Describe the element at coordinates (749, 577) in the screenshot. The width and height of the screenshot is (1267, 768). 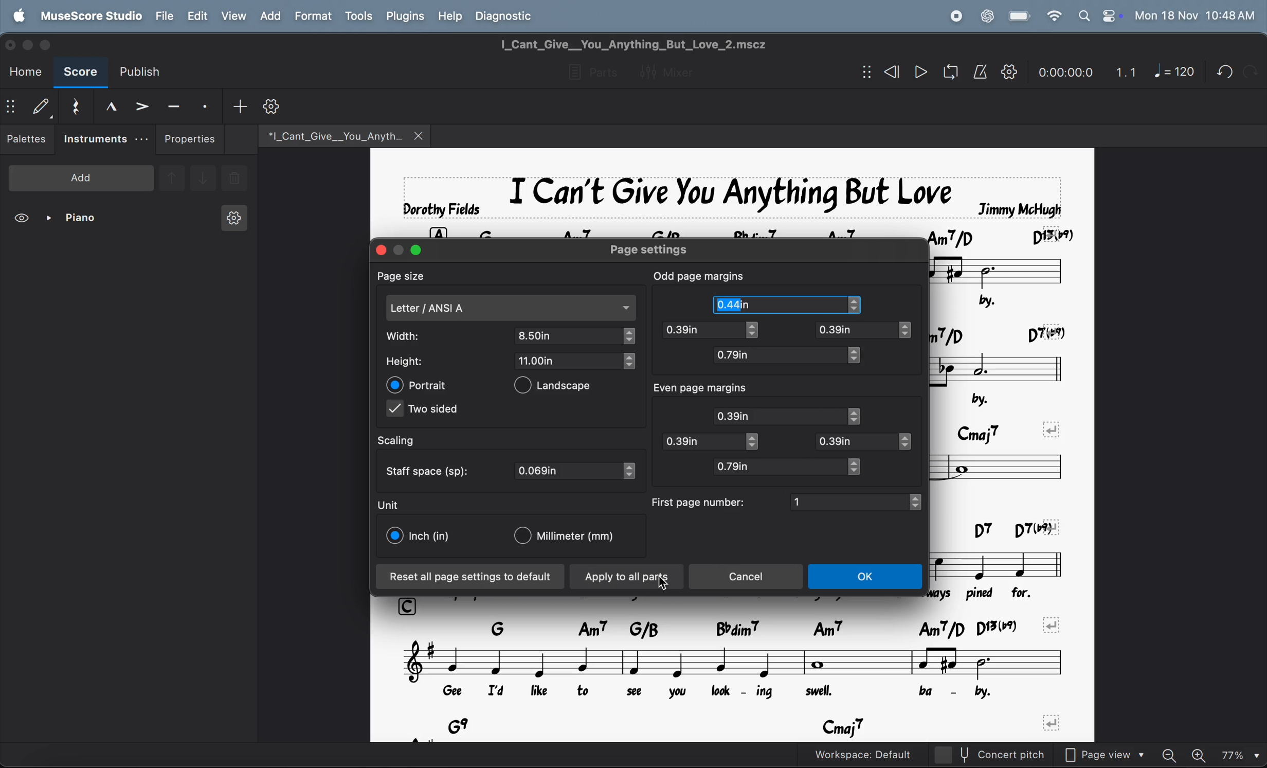
I see `cancel` at that location.